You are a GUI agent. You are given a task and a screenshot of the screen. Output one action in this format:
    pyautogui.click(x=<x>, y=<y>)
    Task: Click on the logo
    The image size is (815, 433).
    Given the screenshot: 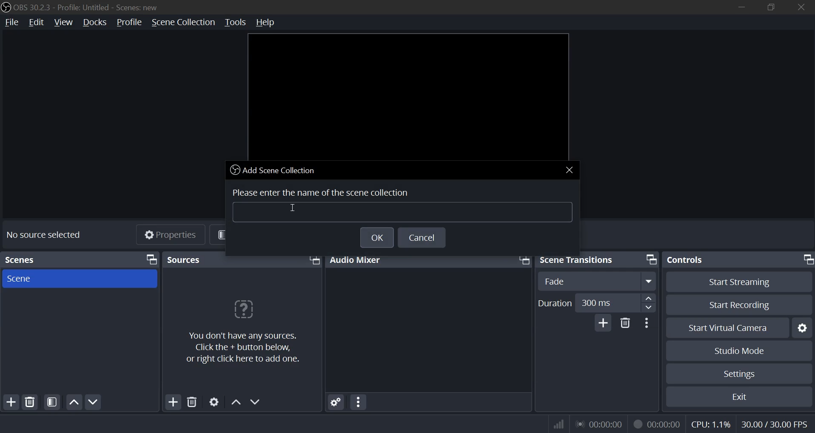 What is the action you would take?
    pyautogui.click(x=6, y=6)
    